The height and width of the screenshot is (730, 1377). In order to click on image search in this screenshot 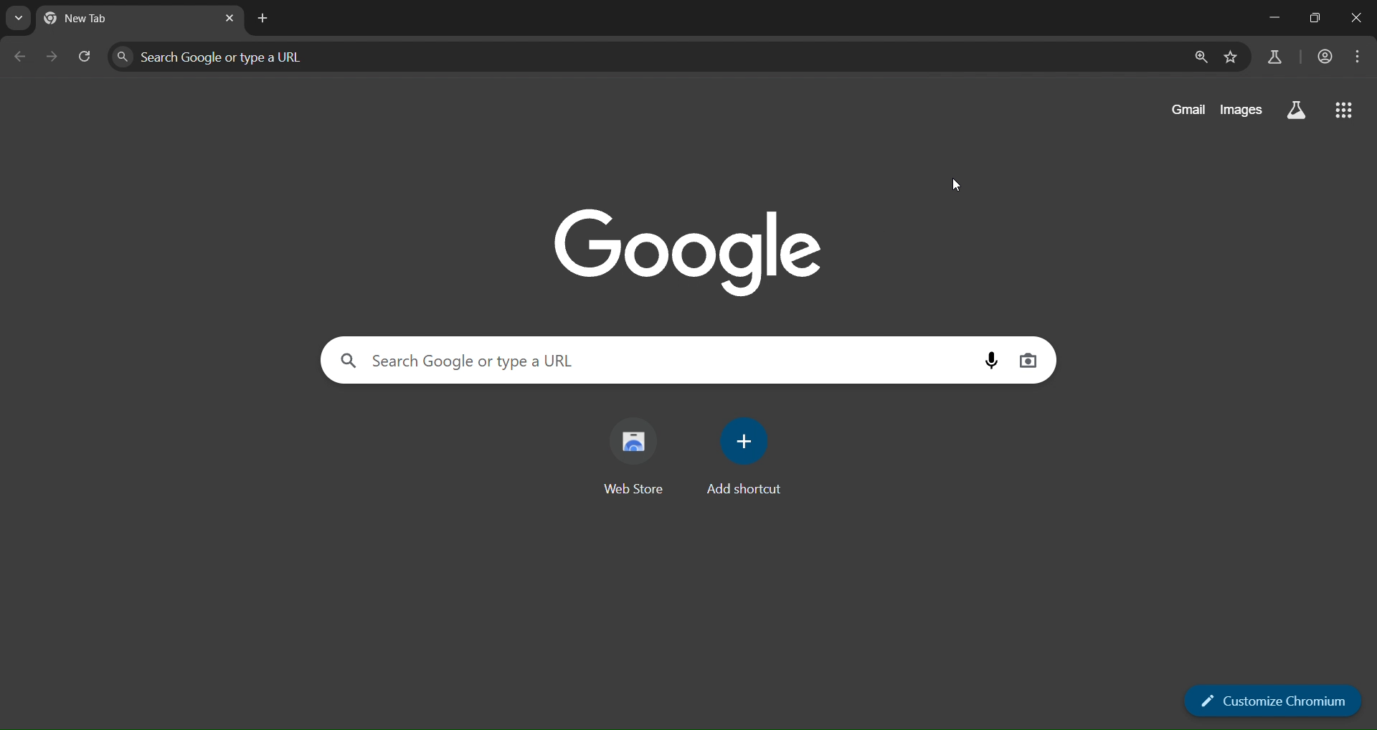, I will do `click(1030, 359)`.